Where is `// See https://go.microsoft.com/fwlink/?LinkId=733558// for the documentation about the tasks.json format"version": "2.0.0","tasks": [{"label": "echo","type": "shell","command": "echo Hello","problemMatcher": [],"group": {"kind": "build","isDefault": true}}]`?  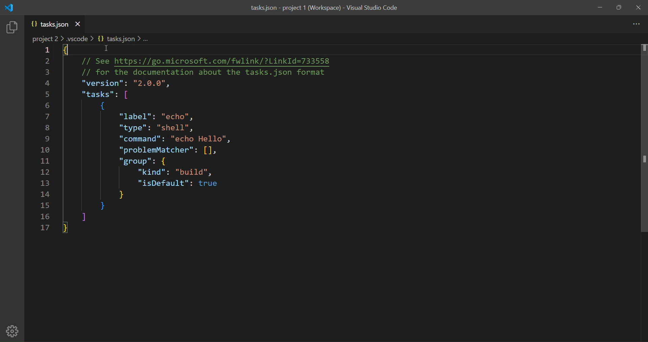 // See https://go.microsoft.com/fwlink/?LinkId=733558// for the documentation about the tasks.json format"version": "2.0.0","tasks": [{"label": "echo","type": "shell","command": "echo Hello","problemMatcher": [],"group": {"kind": "build","isDefault": true}}] is located at coordinates (212, 139).